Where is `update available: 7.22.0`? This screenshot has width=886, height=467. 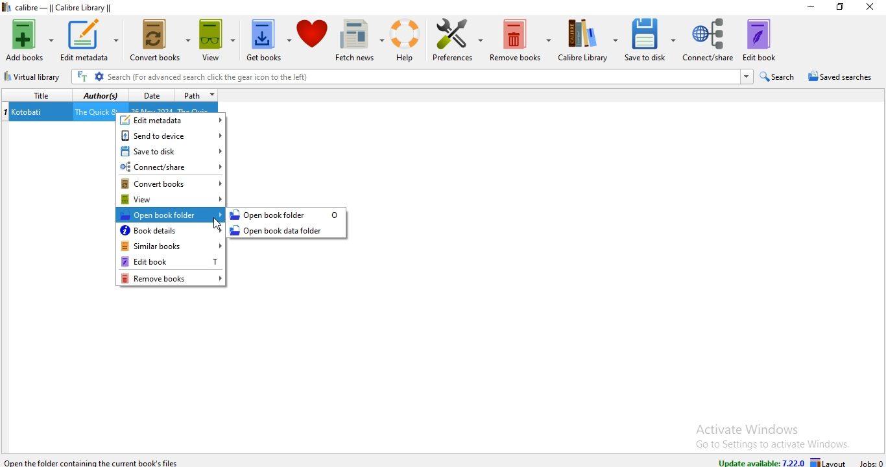
update available: 7.22.0 is located at coordinates (760, 461).